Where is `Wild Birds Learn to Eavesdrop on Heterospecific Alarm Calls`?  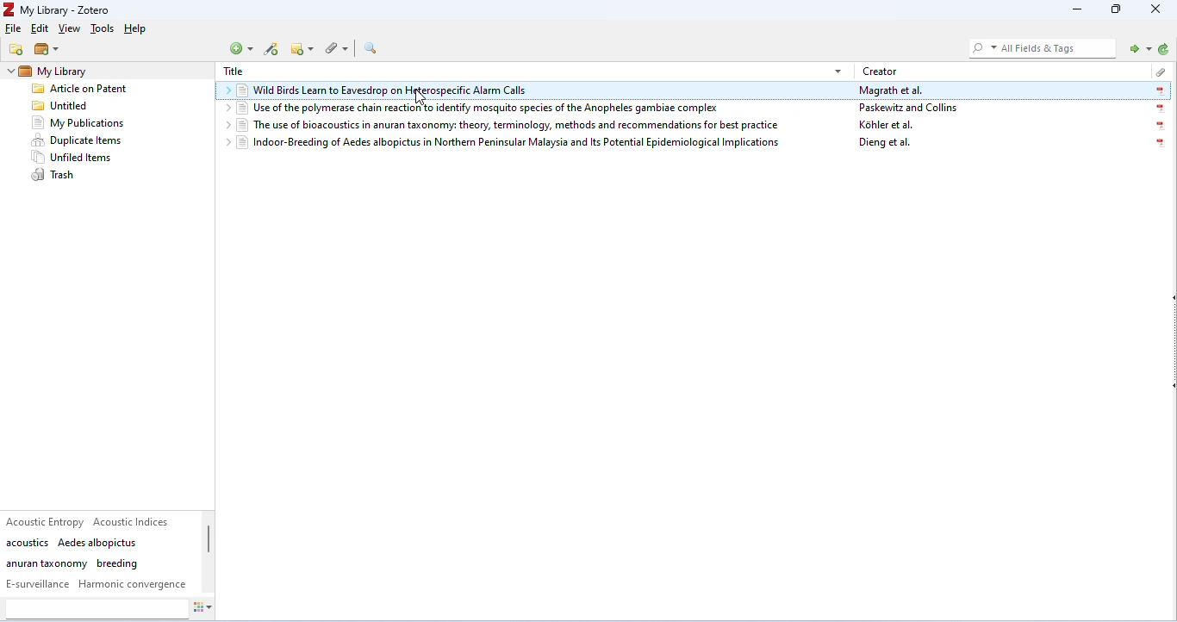
Wild Birds Learn to Eavesdrop on Heterospecific Alarm Calls is located at coordinates (544, 92).